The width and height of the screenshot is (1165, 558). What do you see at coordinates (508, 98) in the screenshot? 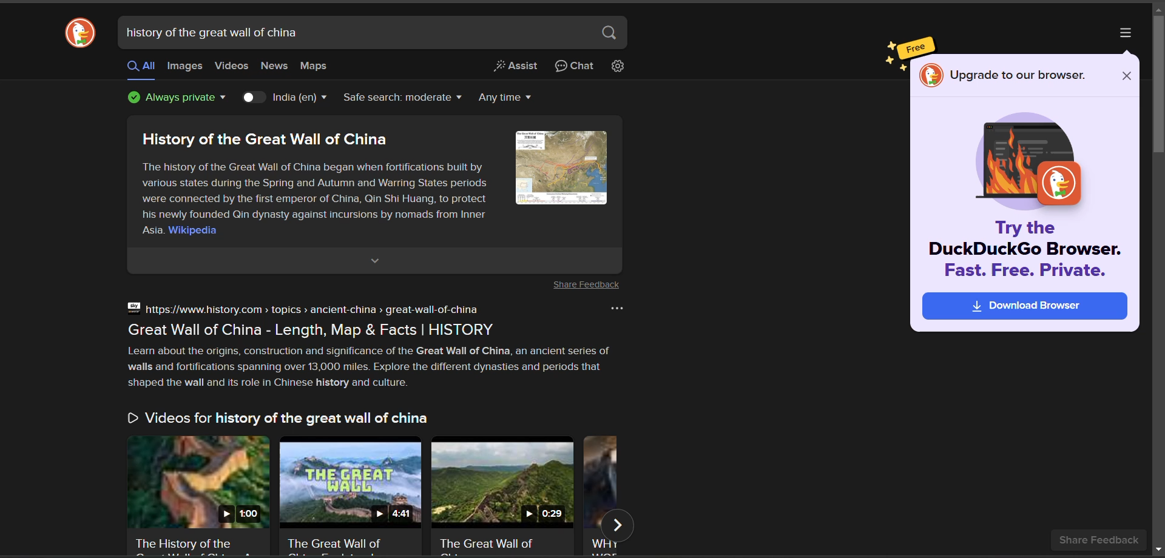
I see `result timeline filter` at bounding box center [508, 98].